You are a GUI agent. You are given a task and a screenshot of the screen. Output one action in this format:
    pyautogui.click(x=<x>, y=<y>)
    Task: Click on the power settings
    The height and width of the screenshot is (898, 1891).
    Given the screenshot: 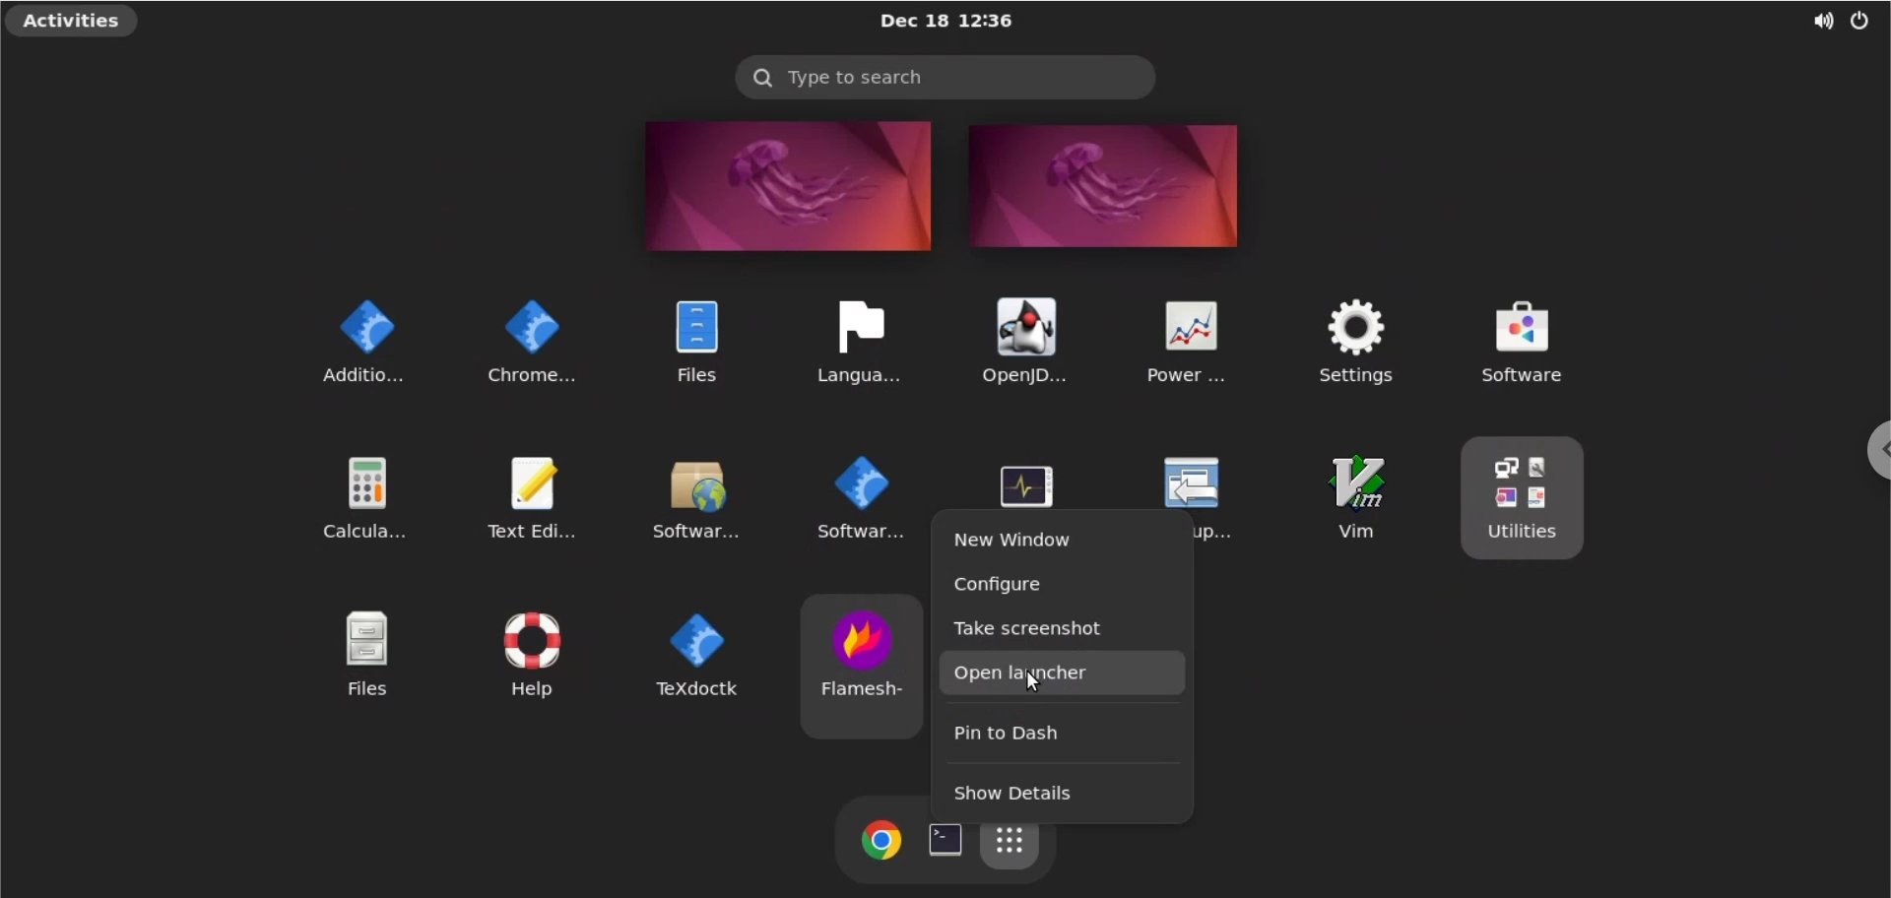 What is the action you would take?
    pyautogui.click(x=1185, y=339)
    